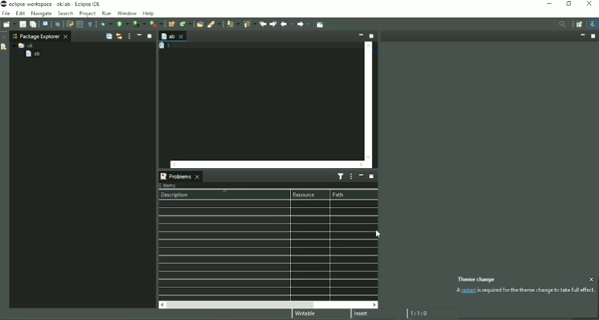 The width and height of the screenshot is (599, 320). I want to click on Link with Editor, so click(119, 36).